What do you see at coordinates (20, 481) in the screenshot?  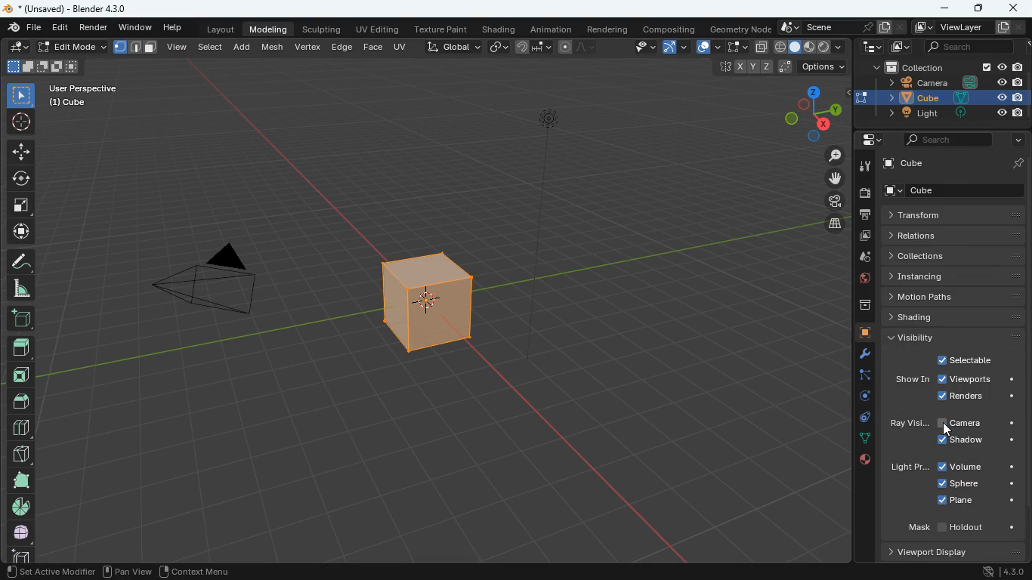 I see `full` at bounding box center [20, 481].